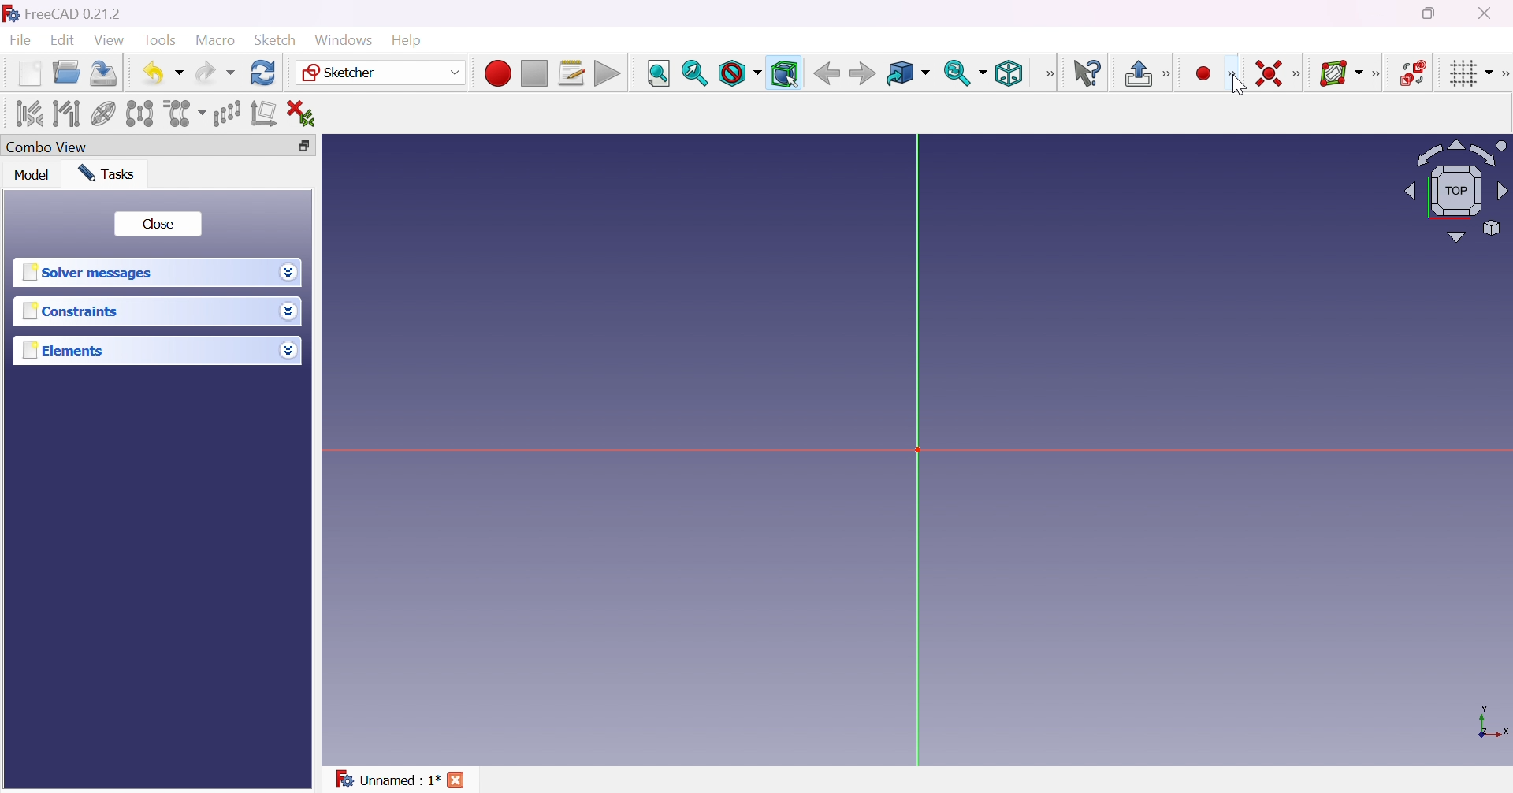  What do you see at coordinates (75, 311) in the screenshot?
I see `Constraints` at bounding box center [75, 311].